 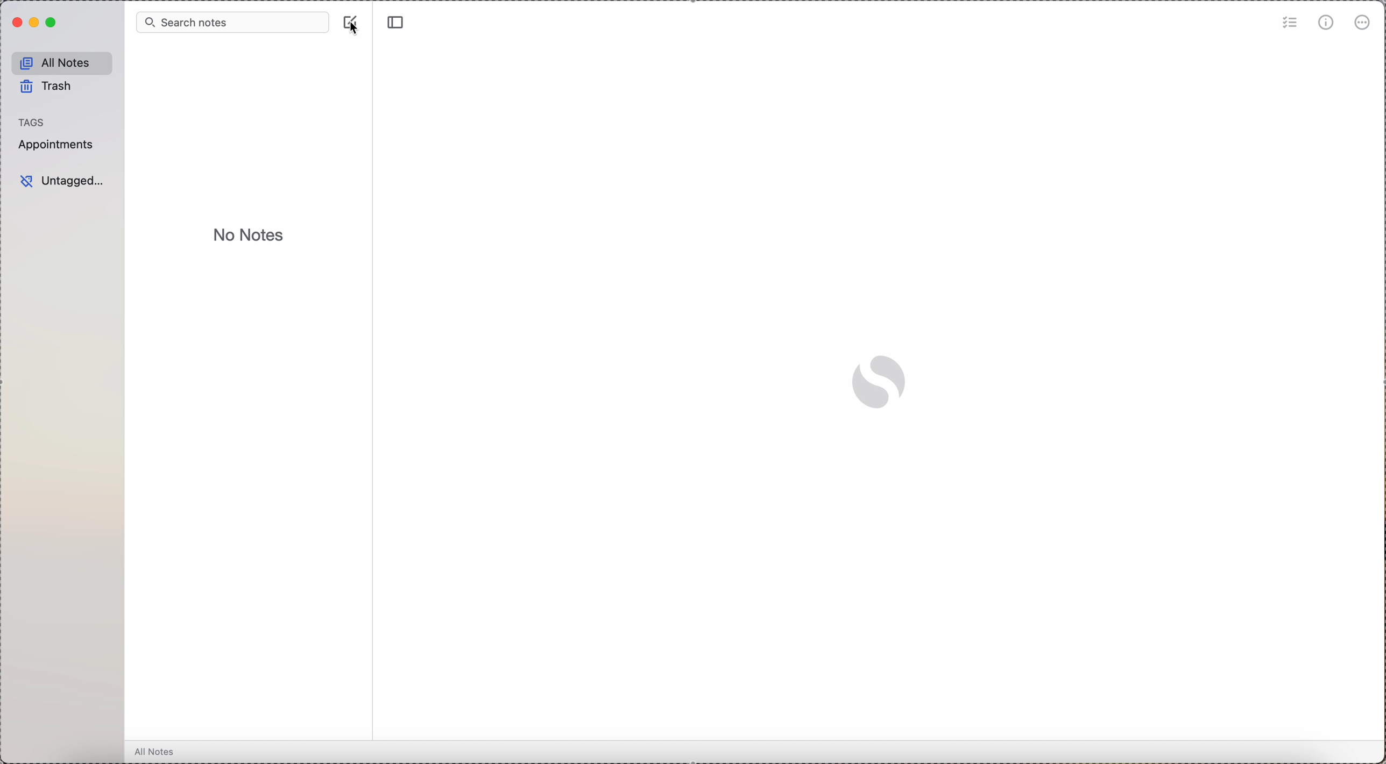 What do you see at coordinates (1364, 22) in the screenshot?
I see `more options` at bounding box center [1364, 22].